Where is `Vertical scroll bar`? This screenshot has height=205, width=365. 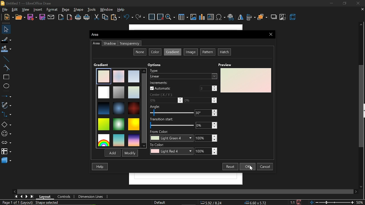
Vertical scroll bar is located at coordinates (360, 110).